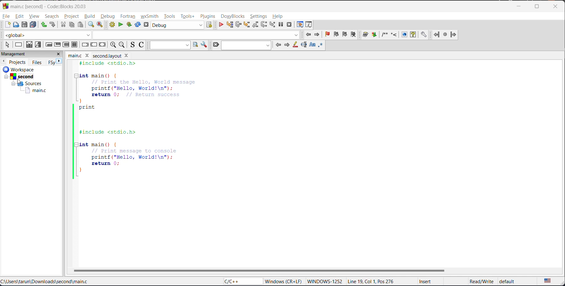  Describe the element at coordinates (290, 25) in the screenshot. I see `stop debugger` at that location.